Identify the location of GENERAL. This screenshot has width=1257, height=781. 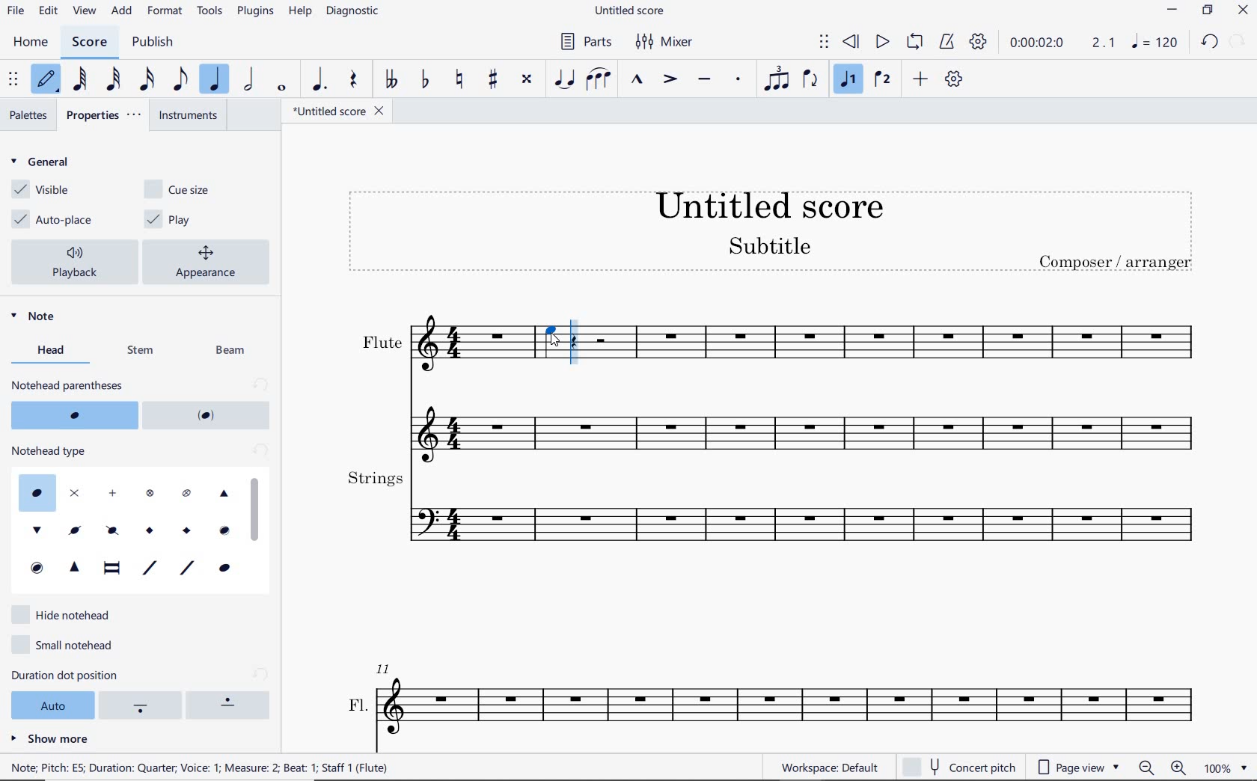
(44, 163).